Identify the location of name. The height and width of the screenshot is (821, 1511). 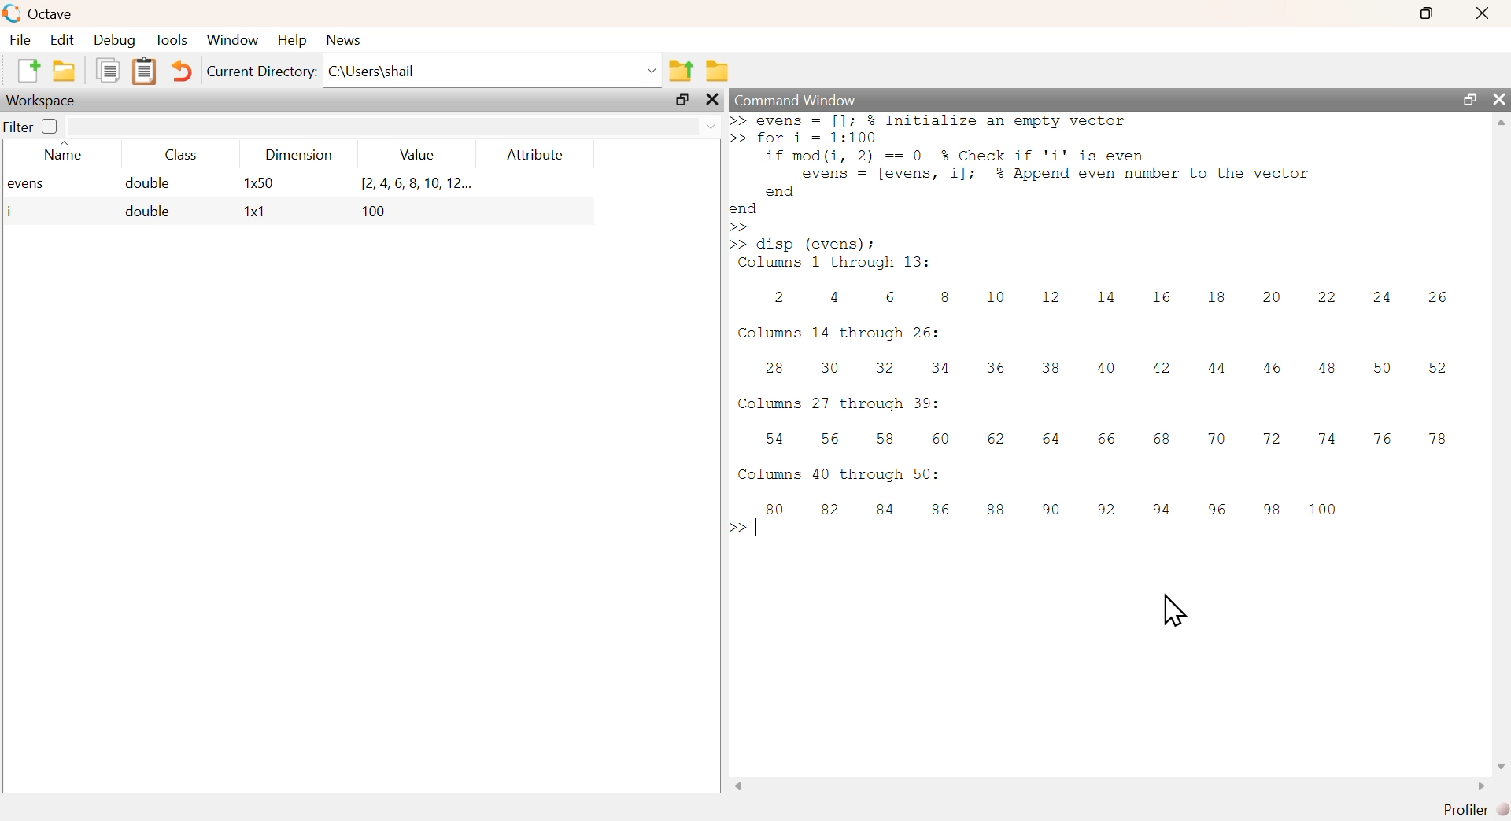
(56, 155).